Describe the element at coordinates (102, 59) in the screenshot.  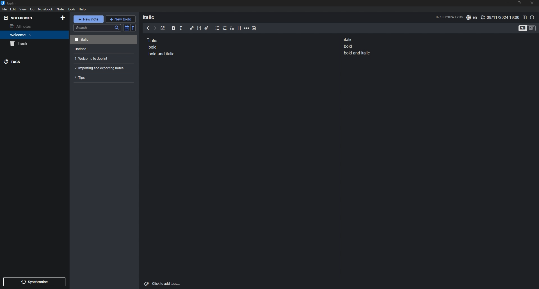
I see `note` at that location.